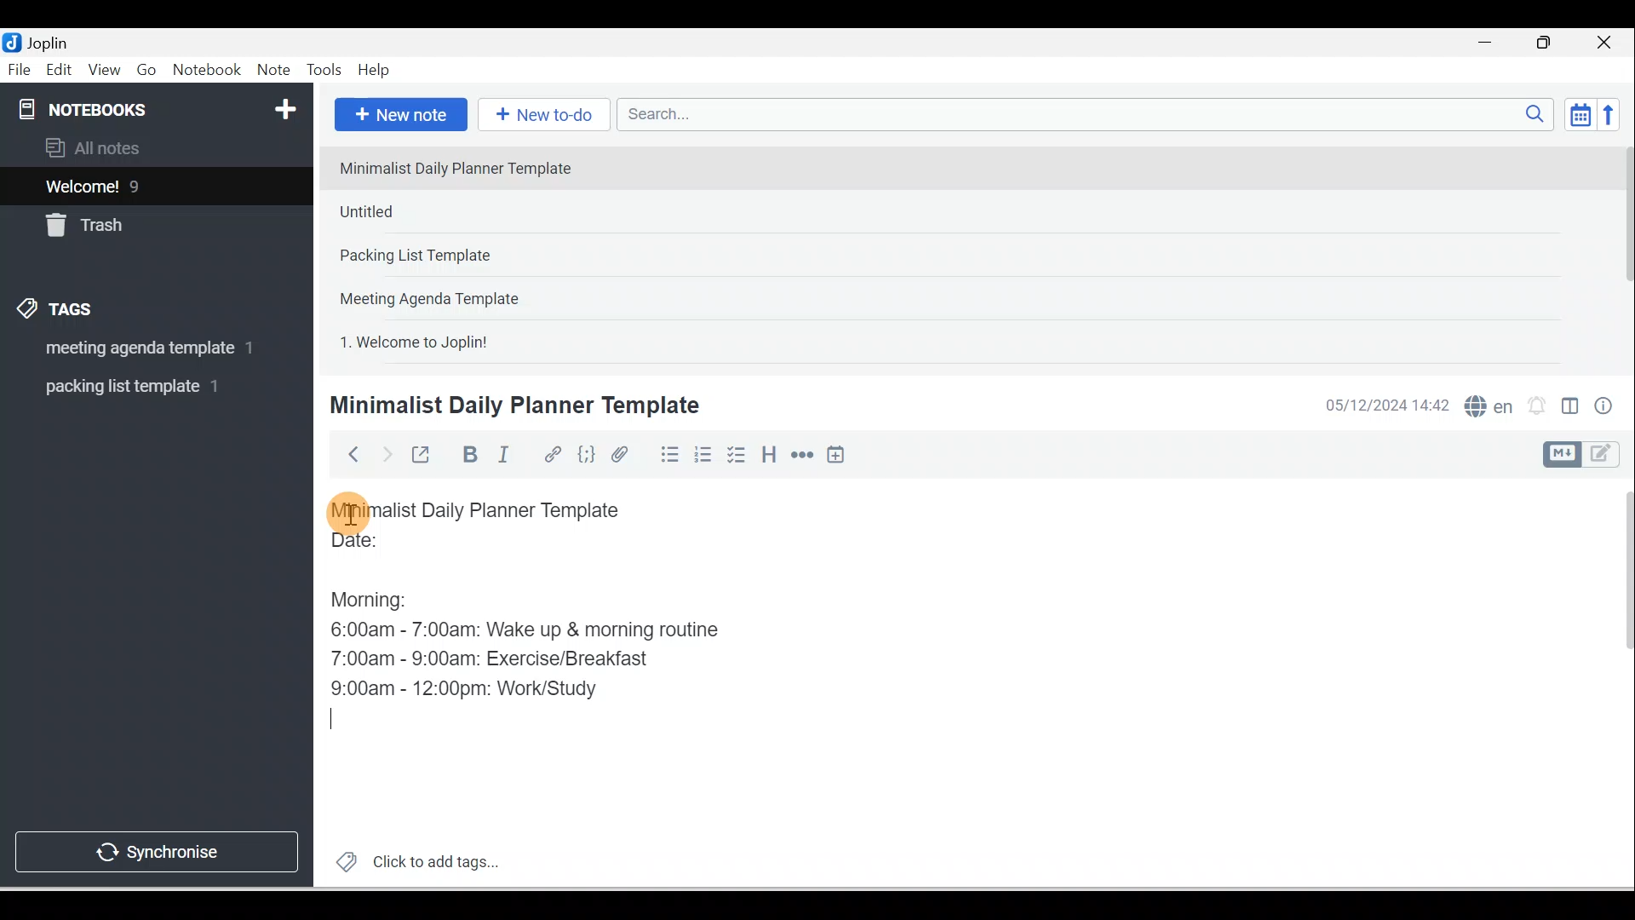 Image resolution: width=1635 pixels, height=920 pixels. What do you see at coordinates (1587, 455) in the screenshot?
I see `Toggle editor layout` at bounding box center [1587, 455].